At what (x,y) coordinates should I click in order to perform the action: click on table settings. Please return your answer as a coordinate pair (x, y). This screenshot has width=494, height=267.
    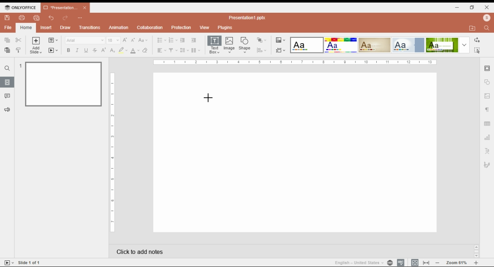
    Looking at the image, I should click on (488, 124).